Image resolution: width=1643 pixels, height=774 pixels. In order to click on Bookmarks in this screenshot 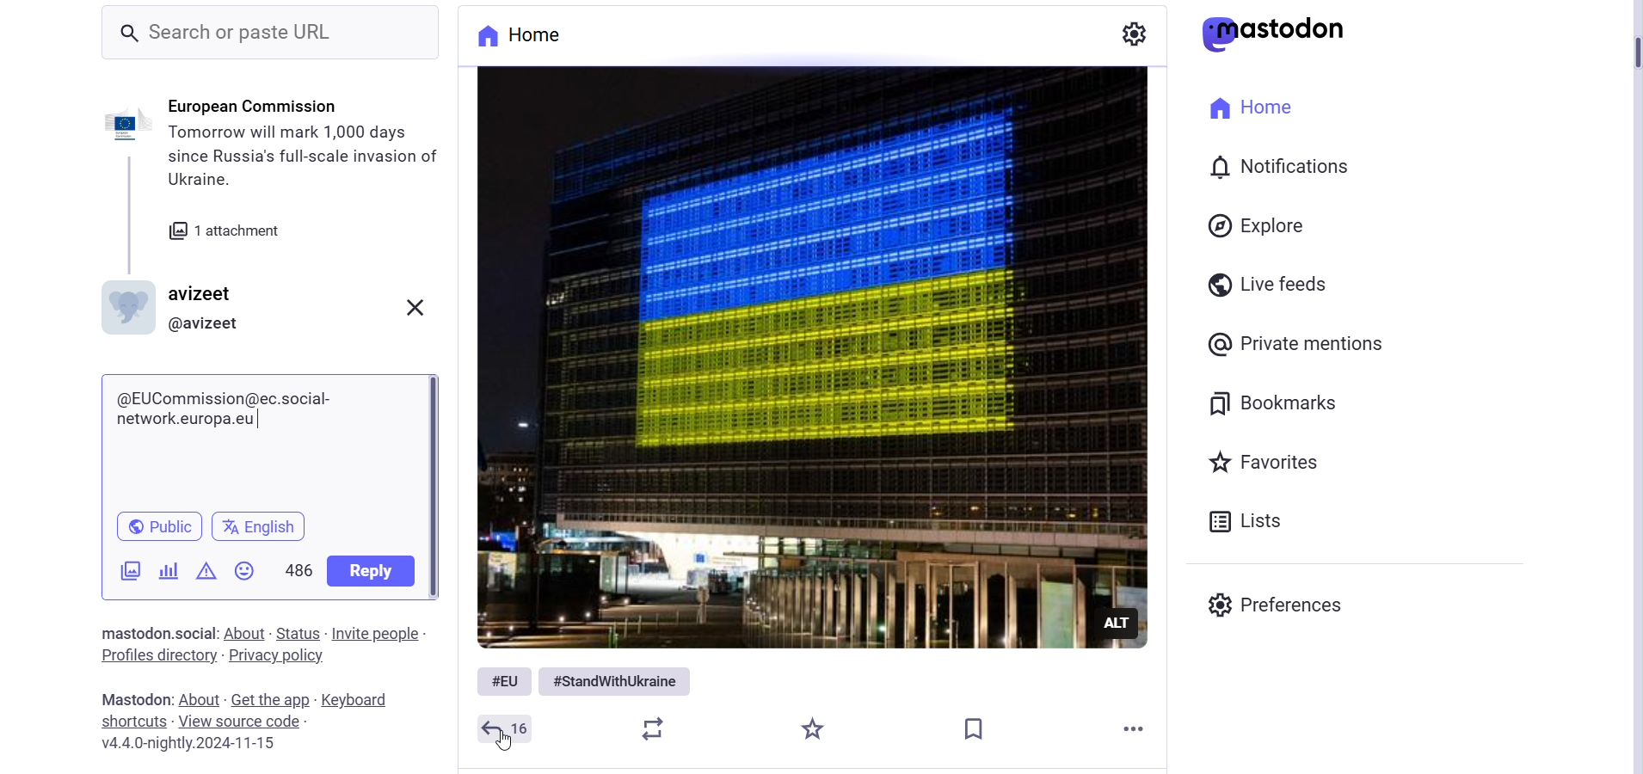, I will do `click(1277, 402)`.